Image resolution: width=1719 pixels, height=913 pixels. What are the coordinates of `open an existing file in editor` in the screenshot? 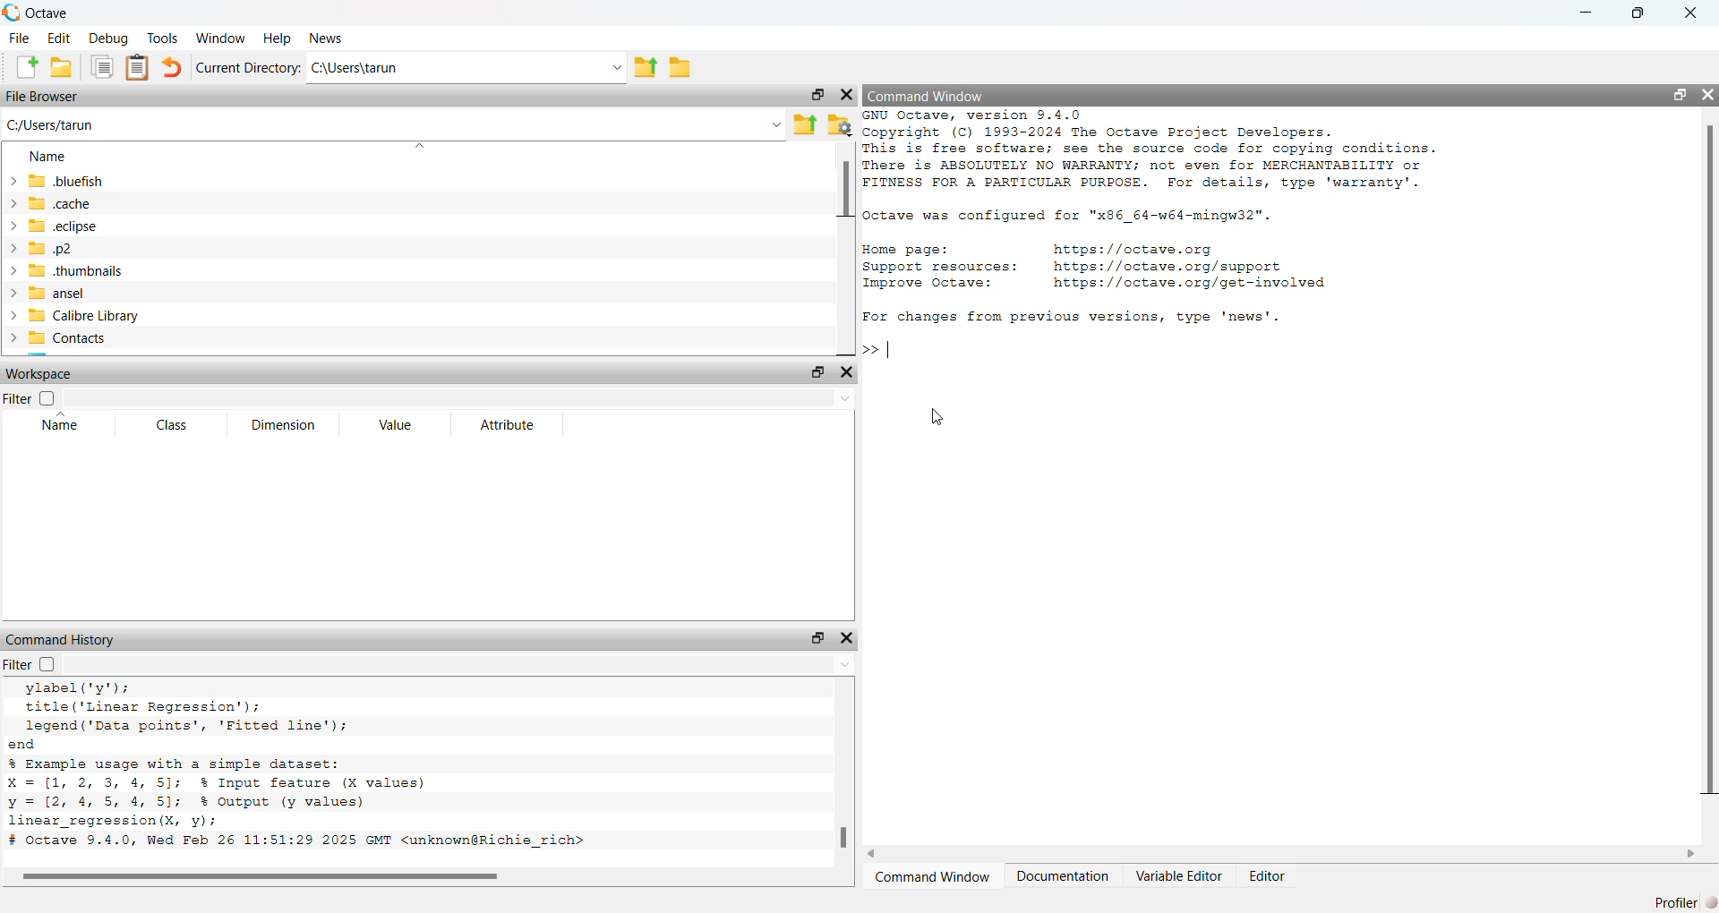 It's located at (63, 68).